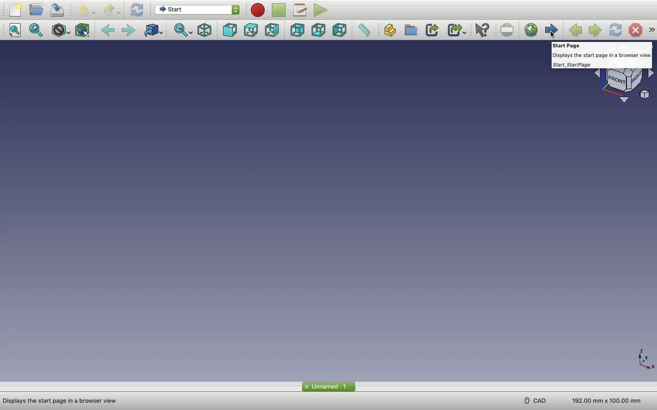 The width and height of the screenshot is (657, 410). I want to click on Fit all, so click(17, 31).